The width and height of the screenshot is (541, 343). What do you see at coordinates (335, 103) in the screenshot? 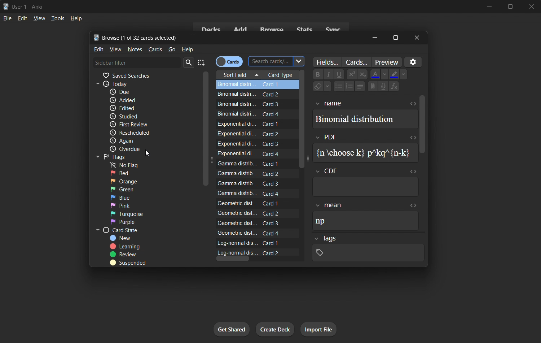
I see `name` at bounding box center [335, 103].